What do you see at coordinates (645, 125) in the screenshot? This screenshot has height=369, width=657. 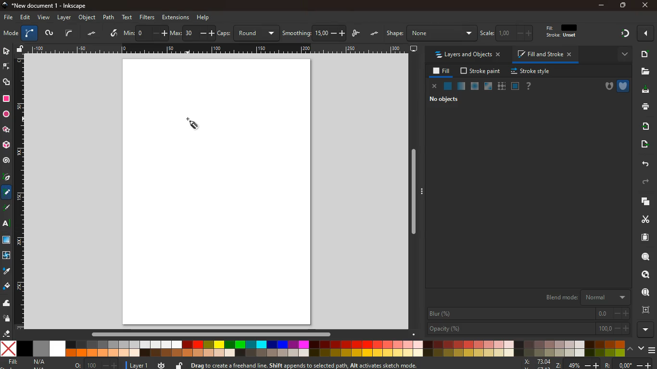 I see `receive` at bounding box center [645, 125].